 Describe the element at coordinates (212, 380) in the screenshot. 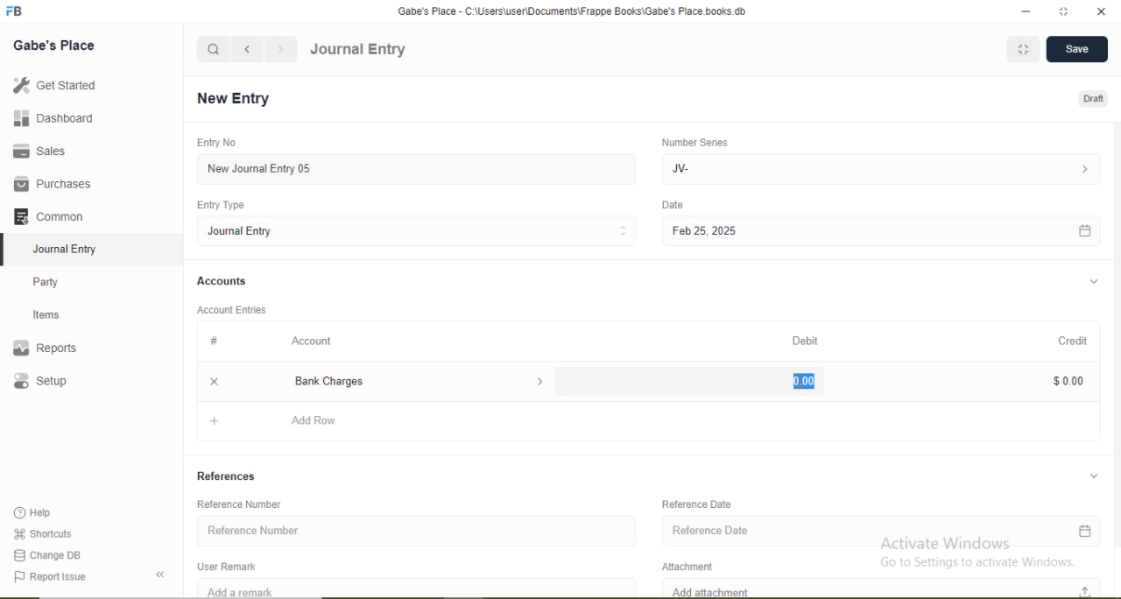

I see `close` at that location.